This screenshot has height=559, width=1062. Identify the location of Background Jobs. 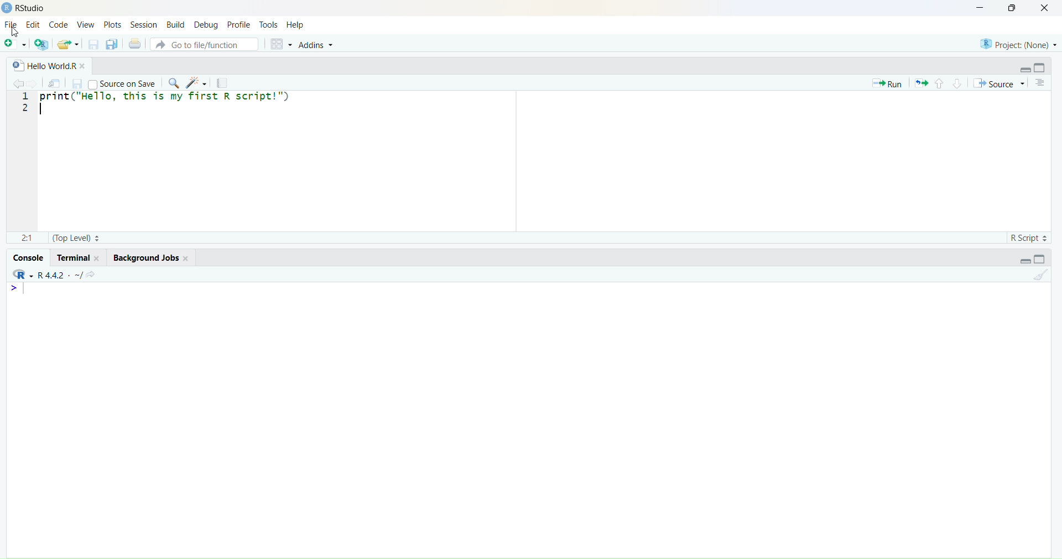
(147, 257).